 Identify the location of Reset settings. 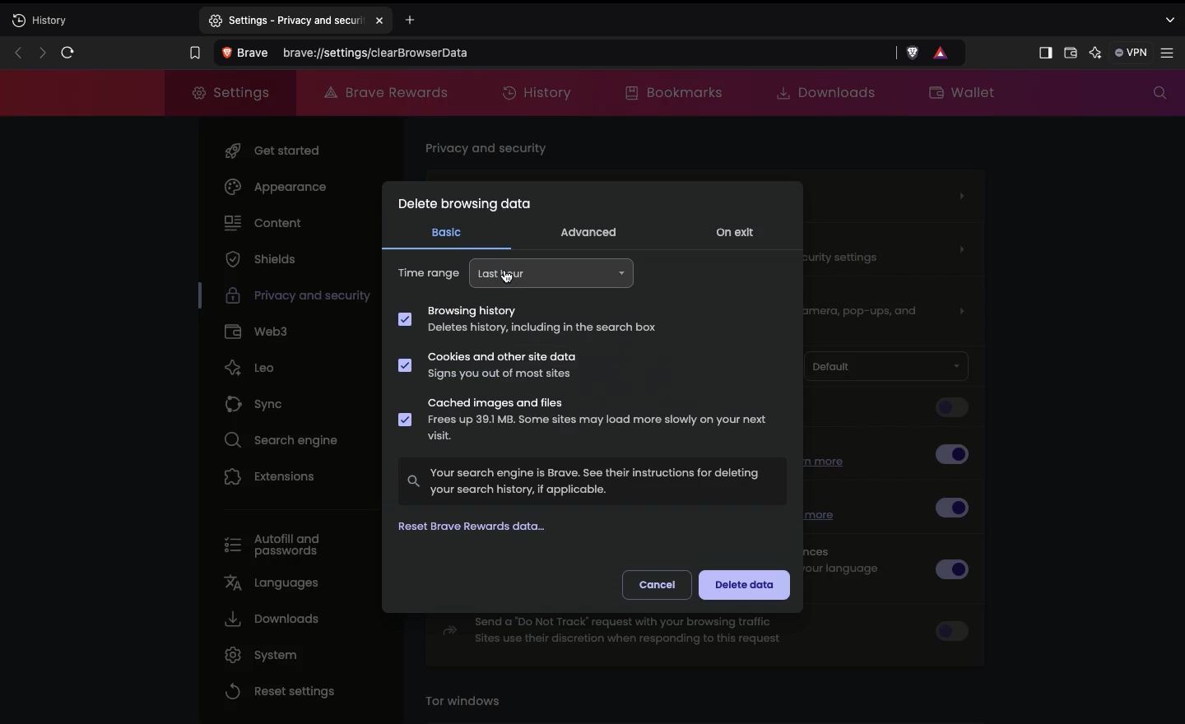
(280, 691).